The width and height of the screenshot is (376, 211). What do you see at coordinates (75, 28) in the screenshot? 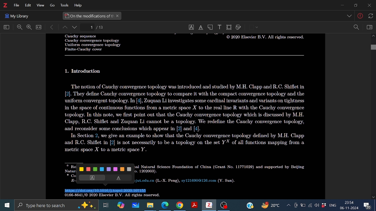
I see `page down` at bounding box center [75, 28].